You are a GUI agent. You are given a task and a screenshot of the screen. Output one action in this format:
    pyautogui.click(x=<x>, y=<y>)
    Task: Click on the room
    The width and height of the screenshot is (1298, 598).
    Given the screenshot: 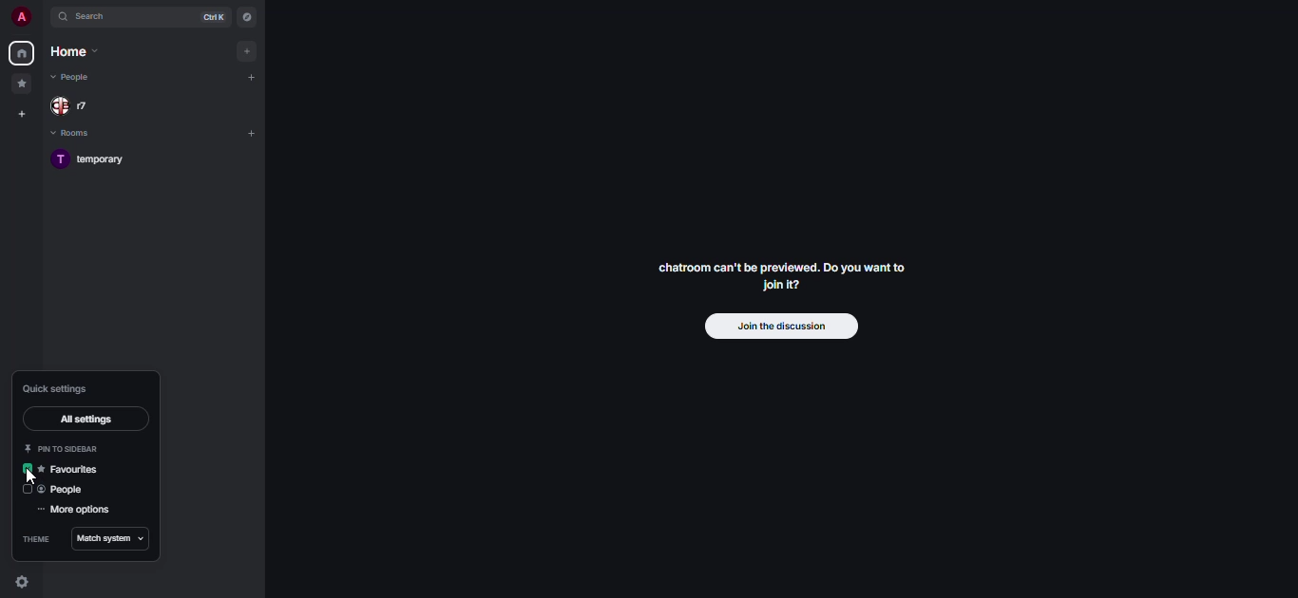 What is the action you would take?
    pyautogui.click(x=93, y=160)
    